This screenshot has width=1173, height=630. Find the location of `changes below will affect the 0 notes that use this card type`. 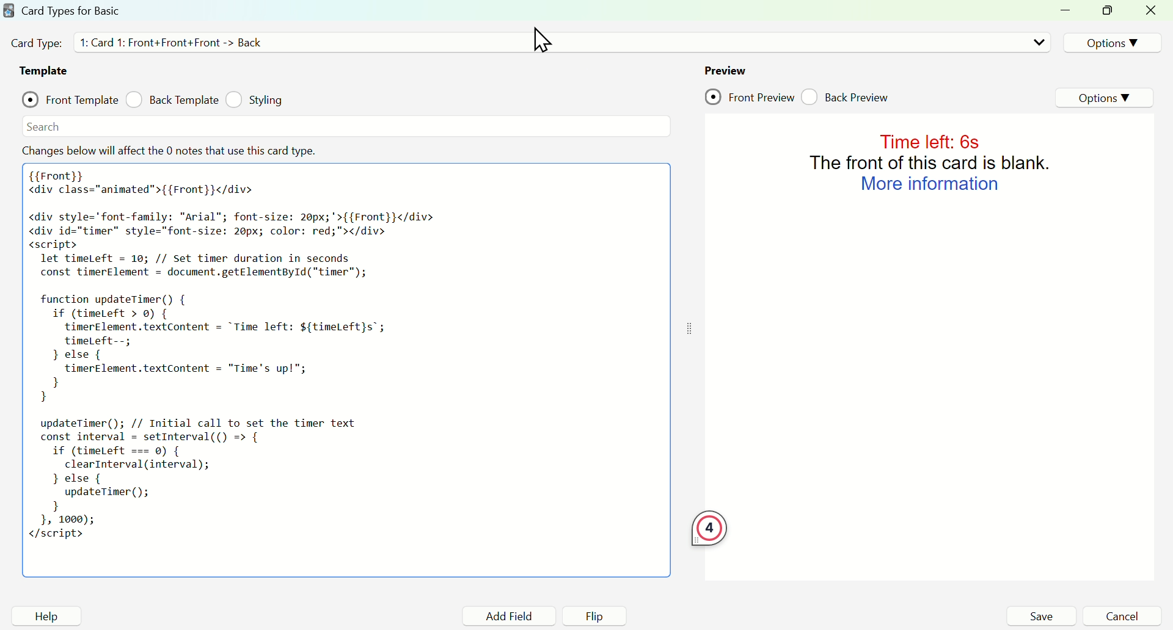

changes below will affect the 0 notes that use this card type is located at coordinates (172, 151).